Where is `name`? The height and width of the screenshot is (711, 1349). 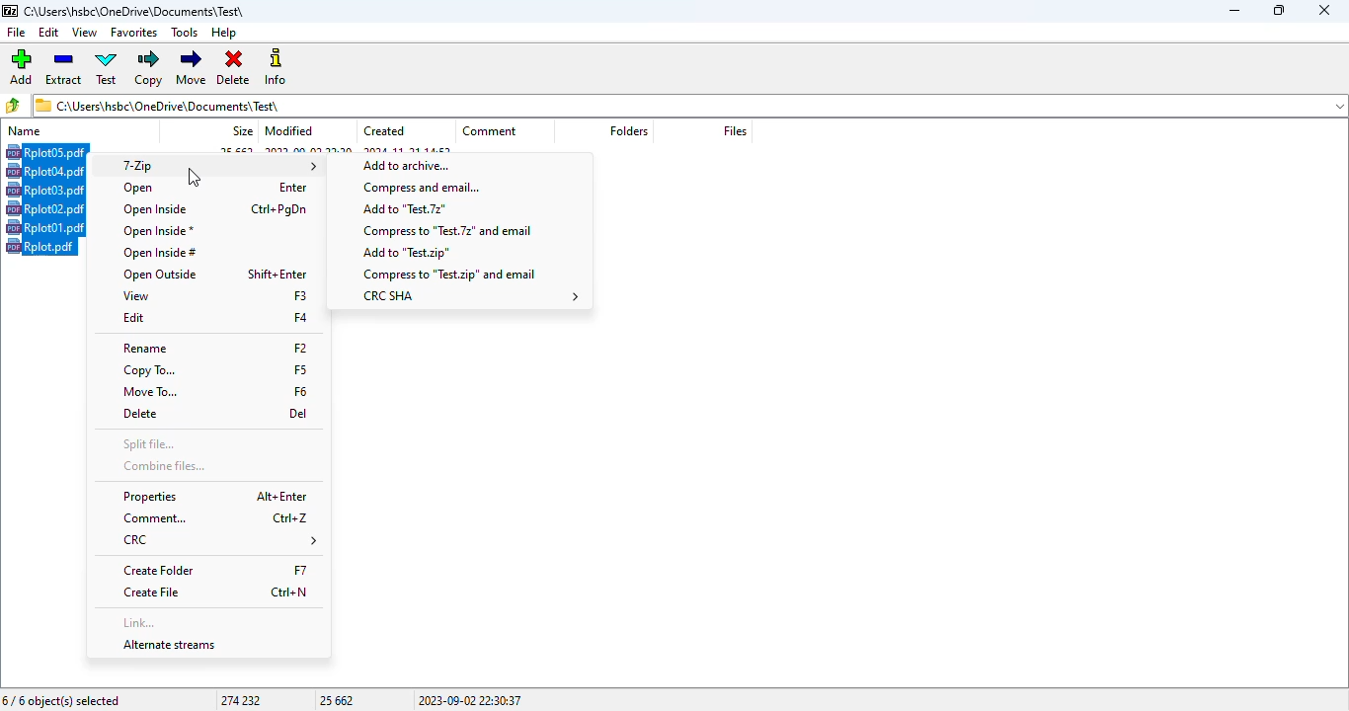 name is located at coordinates (25, 130).